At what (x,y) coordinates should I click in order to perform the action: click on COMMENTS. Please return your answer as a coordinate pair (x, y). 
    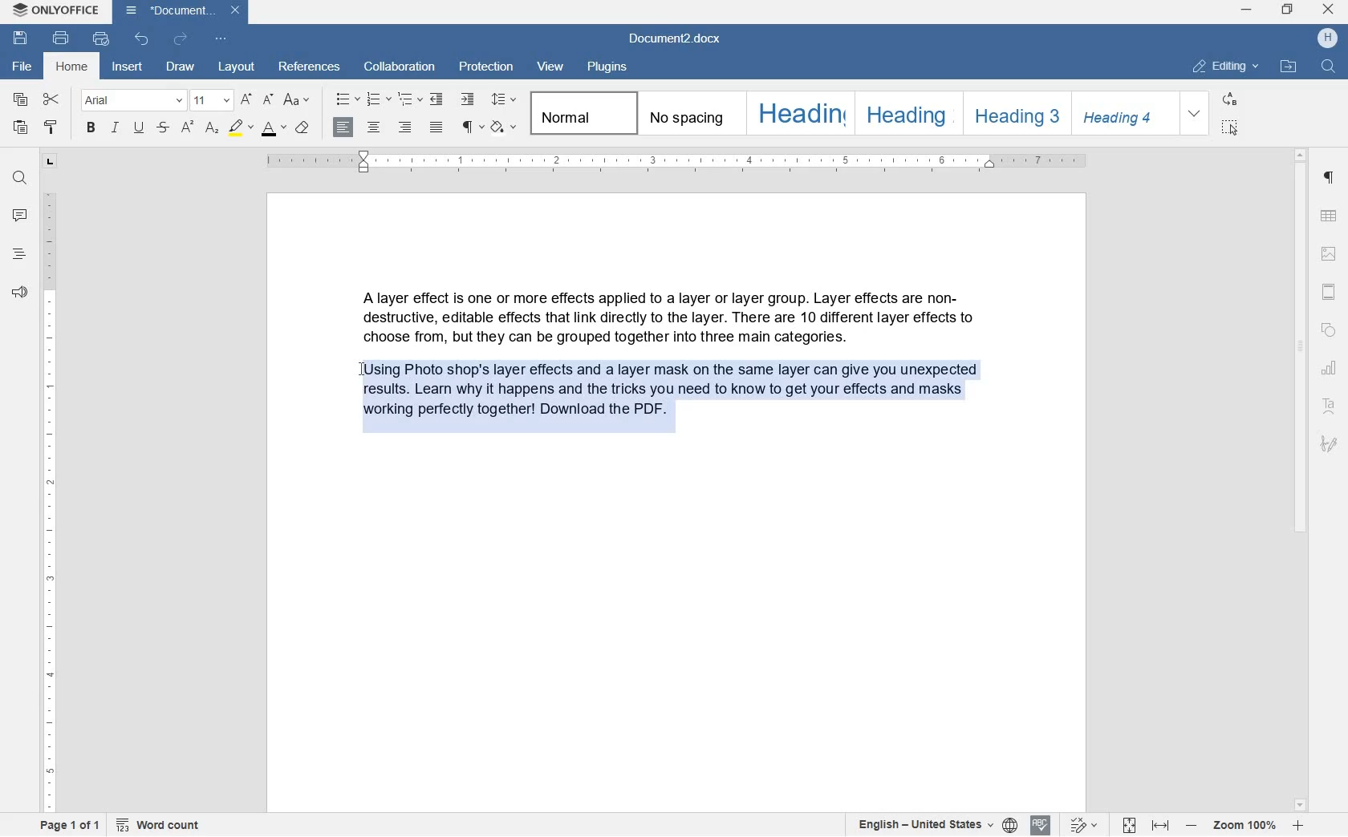
    Looking at the image, I should click on (18, 215).